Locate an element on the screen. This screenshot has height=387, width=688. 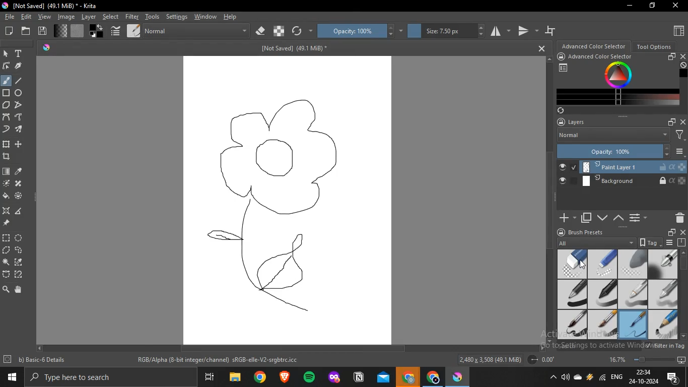
Application is located at coordinates (408, 376).